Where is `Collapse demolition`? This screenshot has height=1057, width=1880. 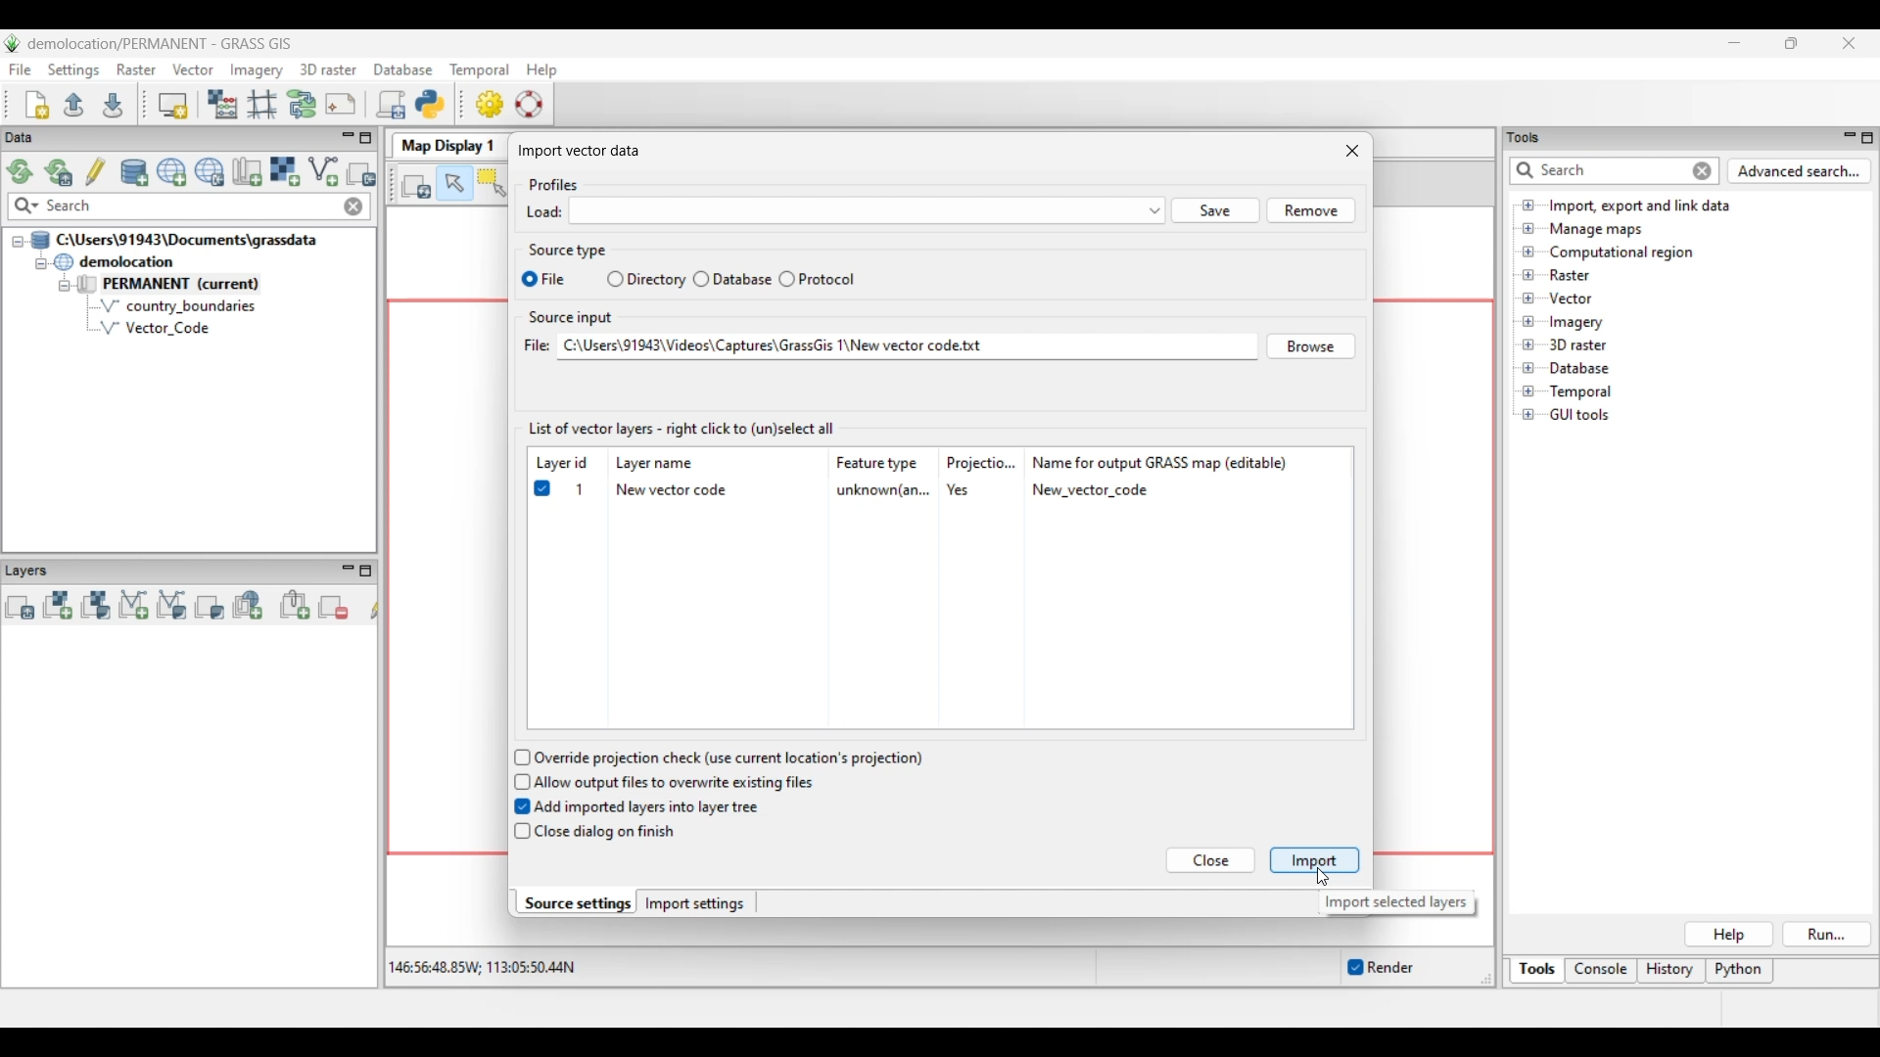
Collapse demolition is located at coordinates (40, 264).